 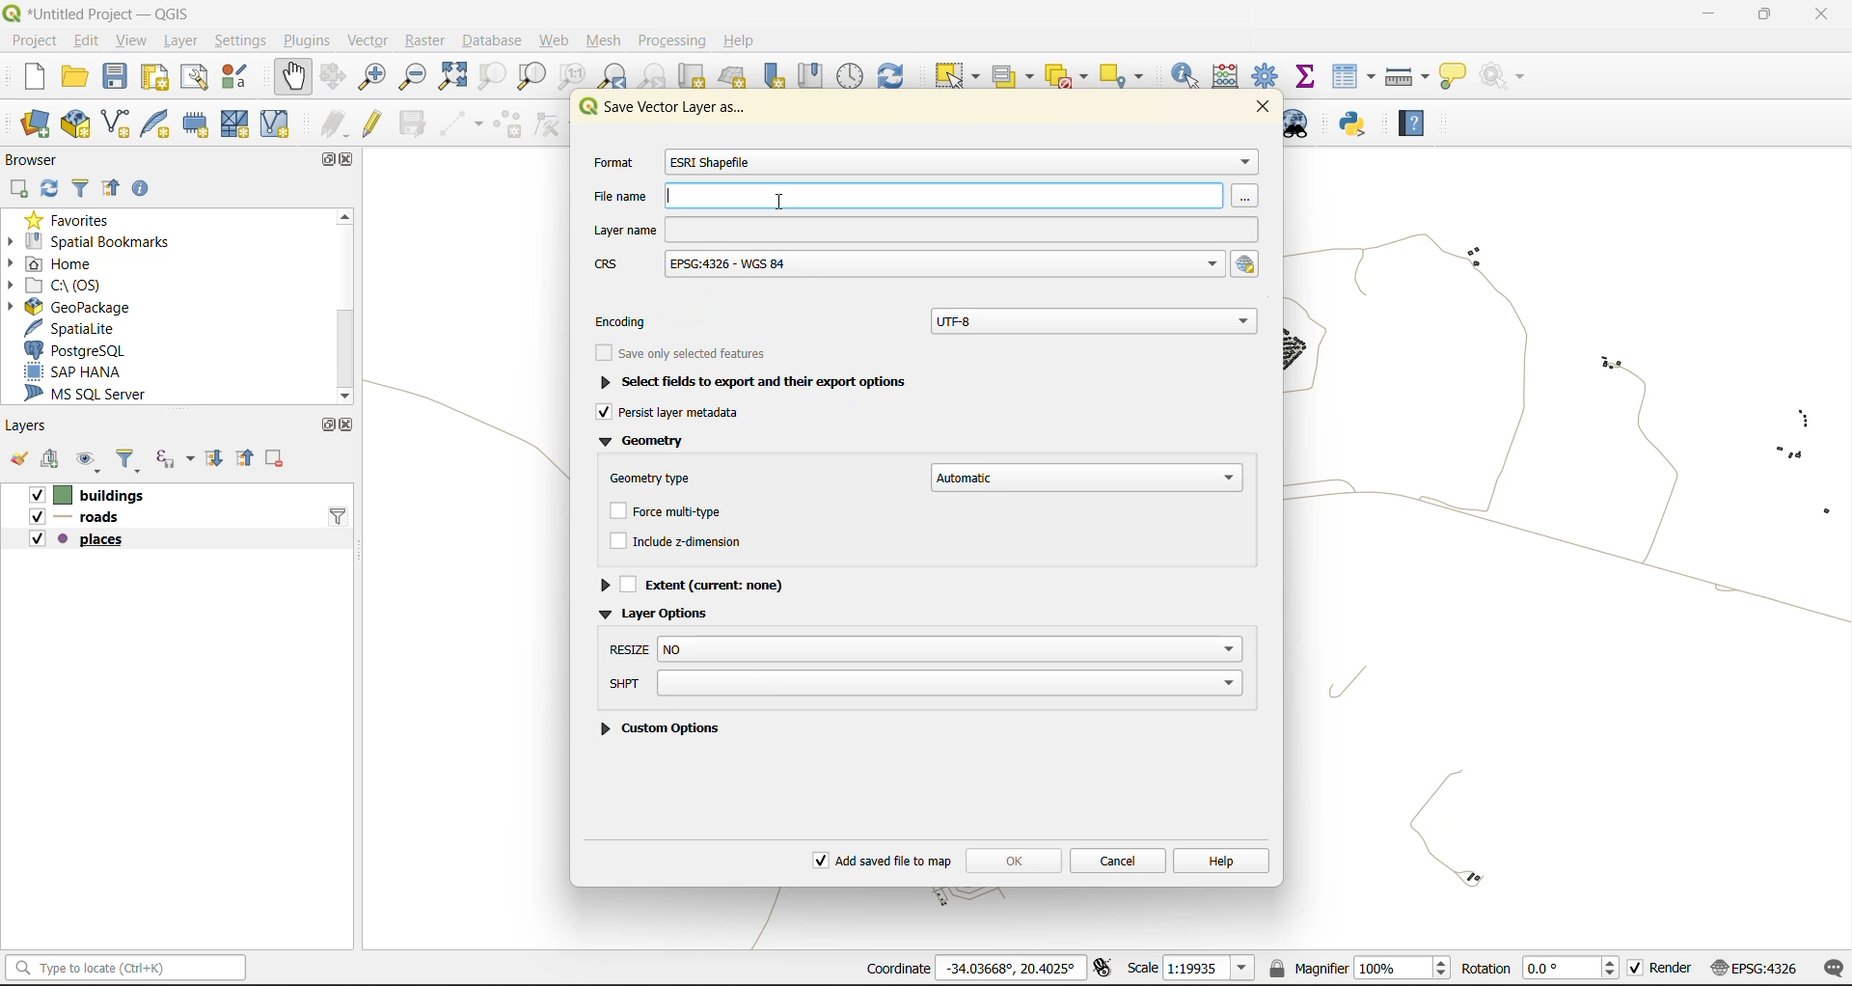 What do you see at coordinates (1312, 77) in the screenshot?
I see `statistical summary` at bounding box center [1312, 77].